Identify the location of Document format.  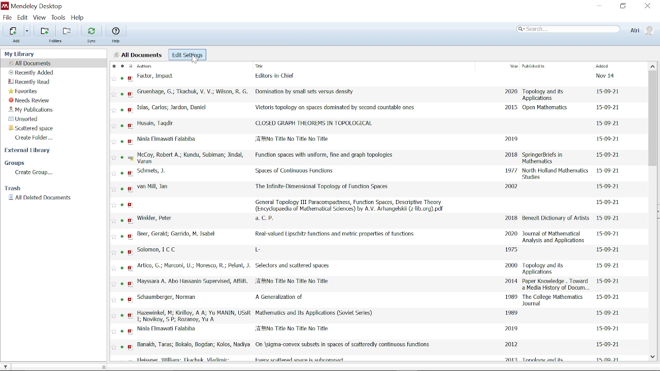
(131, 66).